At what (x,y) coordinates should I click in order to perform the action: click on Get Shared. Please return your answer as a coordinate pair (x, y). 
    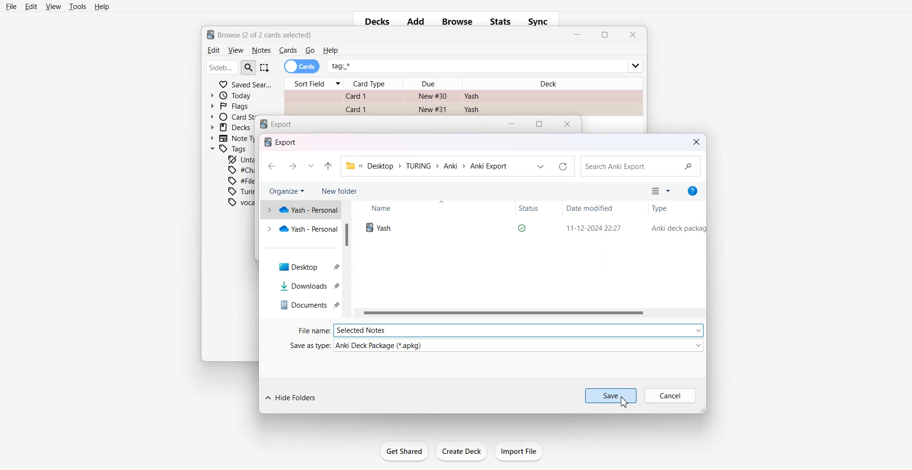
    Looking at the image, I should click on (404, 451).